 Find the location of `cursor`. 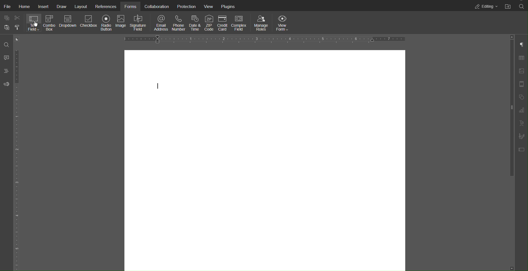

cursor is located at coordinates (157, 85).